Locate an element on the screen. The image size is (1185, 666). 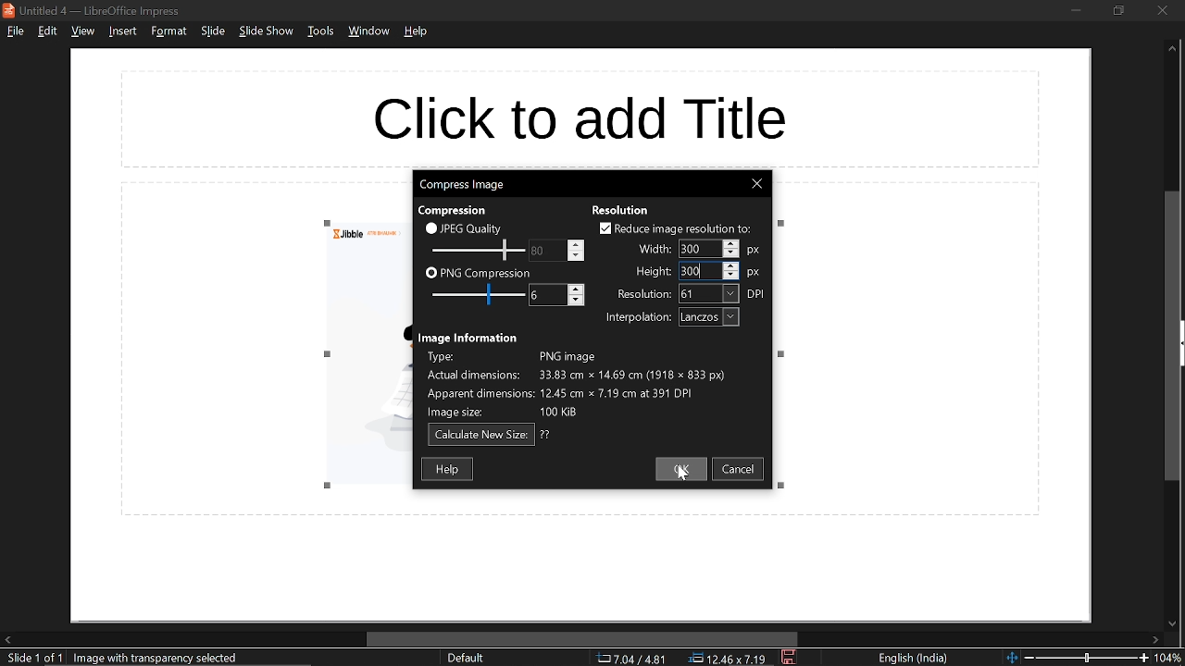
edit is located at coordinates (46, 31).